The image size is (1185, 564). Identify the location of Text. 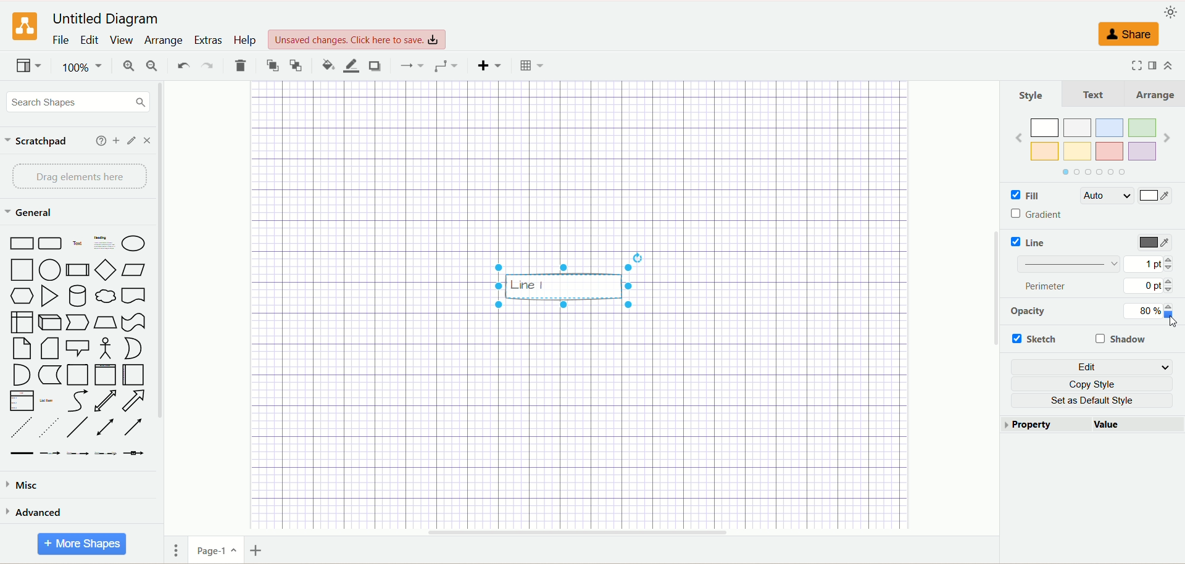
(1092, 93).